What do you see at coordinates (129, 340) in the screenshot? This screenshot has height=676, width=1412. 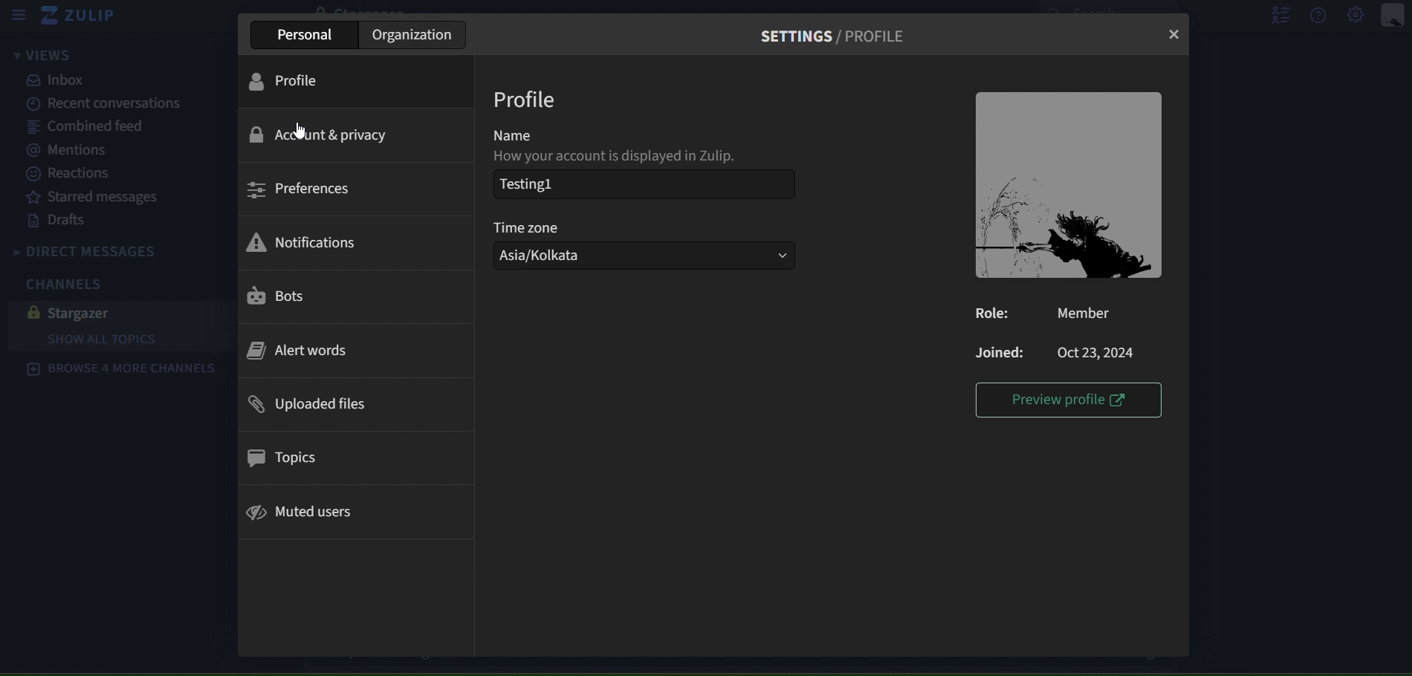 I see `show all topics` at bounding box center [129, 340].